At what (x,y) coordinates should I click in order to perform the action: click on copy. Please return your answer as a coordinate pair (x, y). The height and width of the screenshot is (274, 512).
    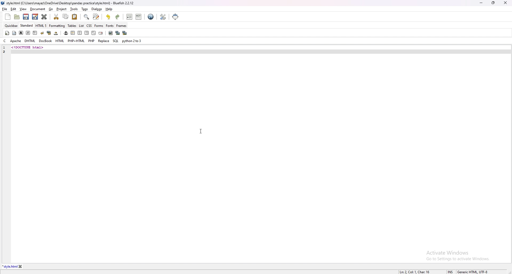
    Looking at the image, I should click on (66, 16).